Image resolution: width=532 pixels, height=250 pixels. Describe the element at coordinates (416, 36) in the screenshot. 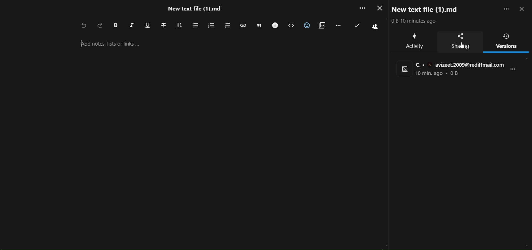

I see `activity icon` at that location.